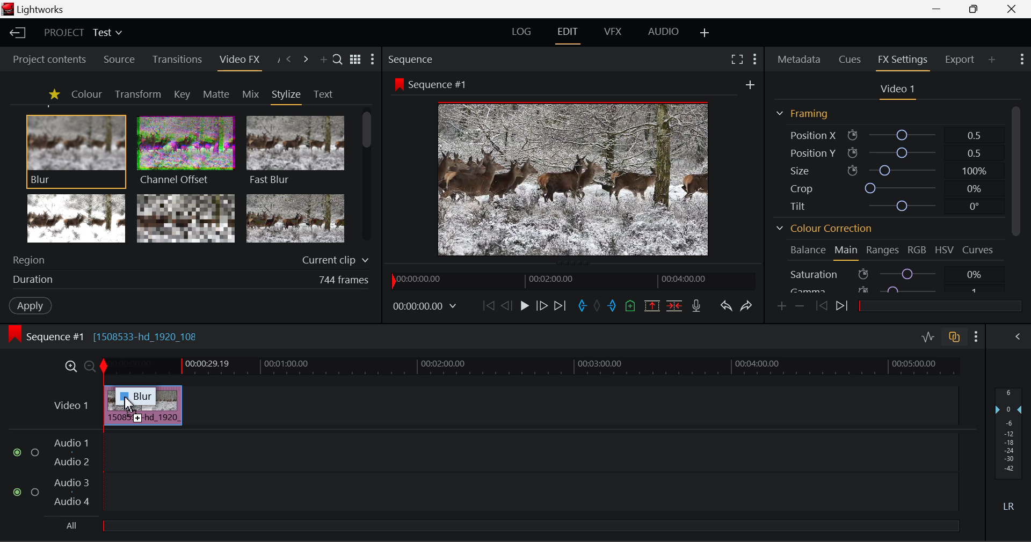 Image resolution: width=1031 pixels, height=542 pixels. Describe the element at coordinates (117, 58) in the screenshot. I see `Source` at that location.